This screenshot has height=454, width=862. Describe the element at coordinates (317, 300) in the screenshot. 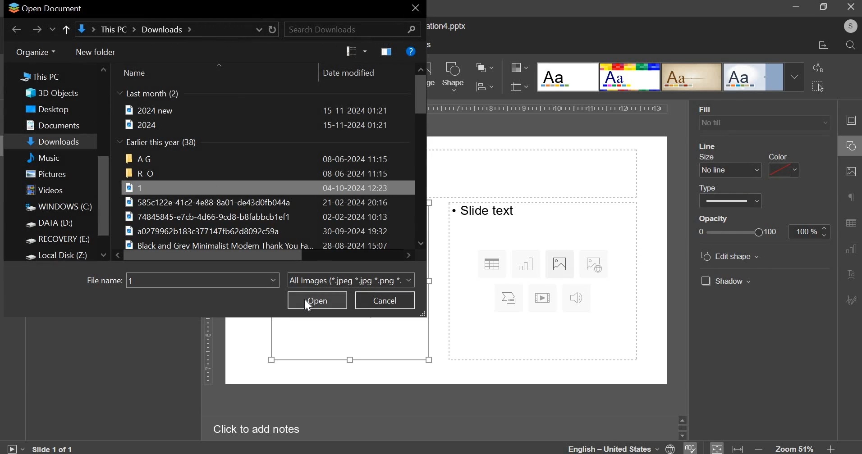

I see `open` at that location.